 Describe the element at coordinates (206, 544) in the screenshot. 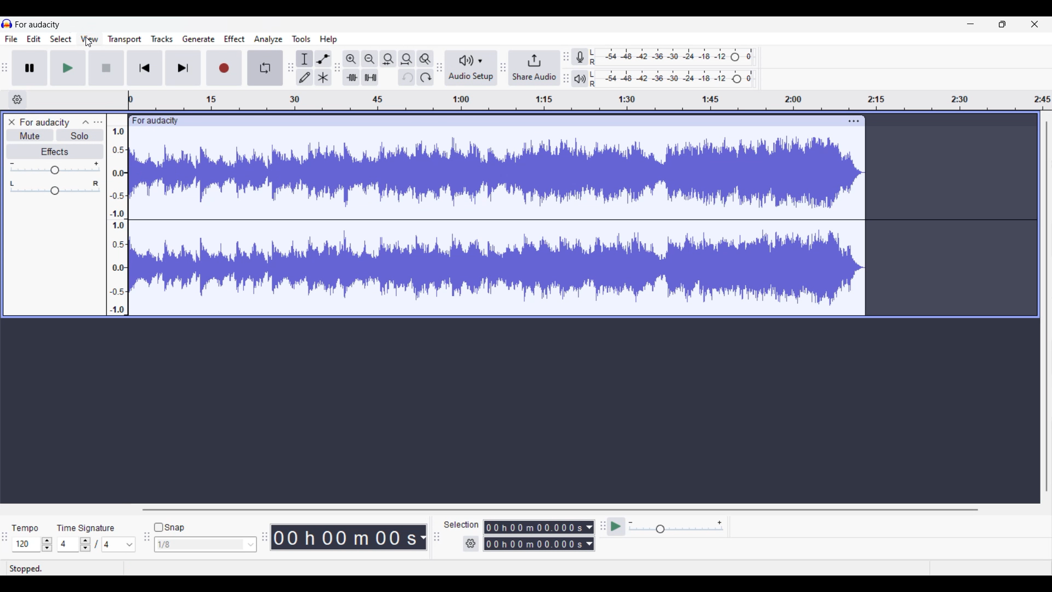

I see `Snap options` at that location.